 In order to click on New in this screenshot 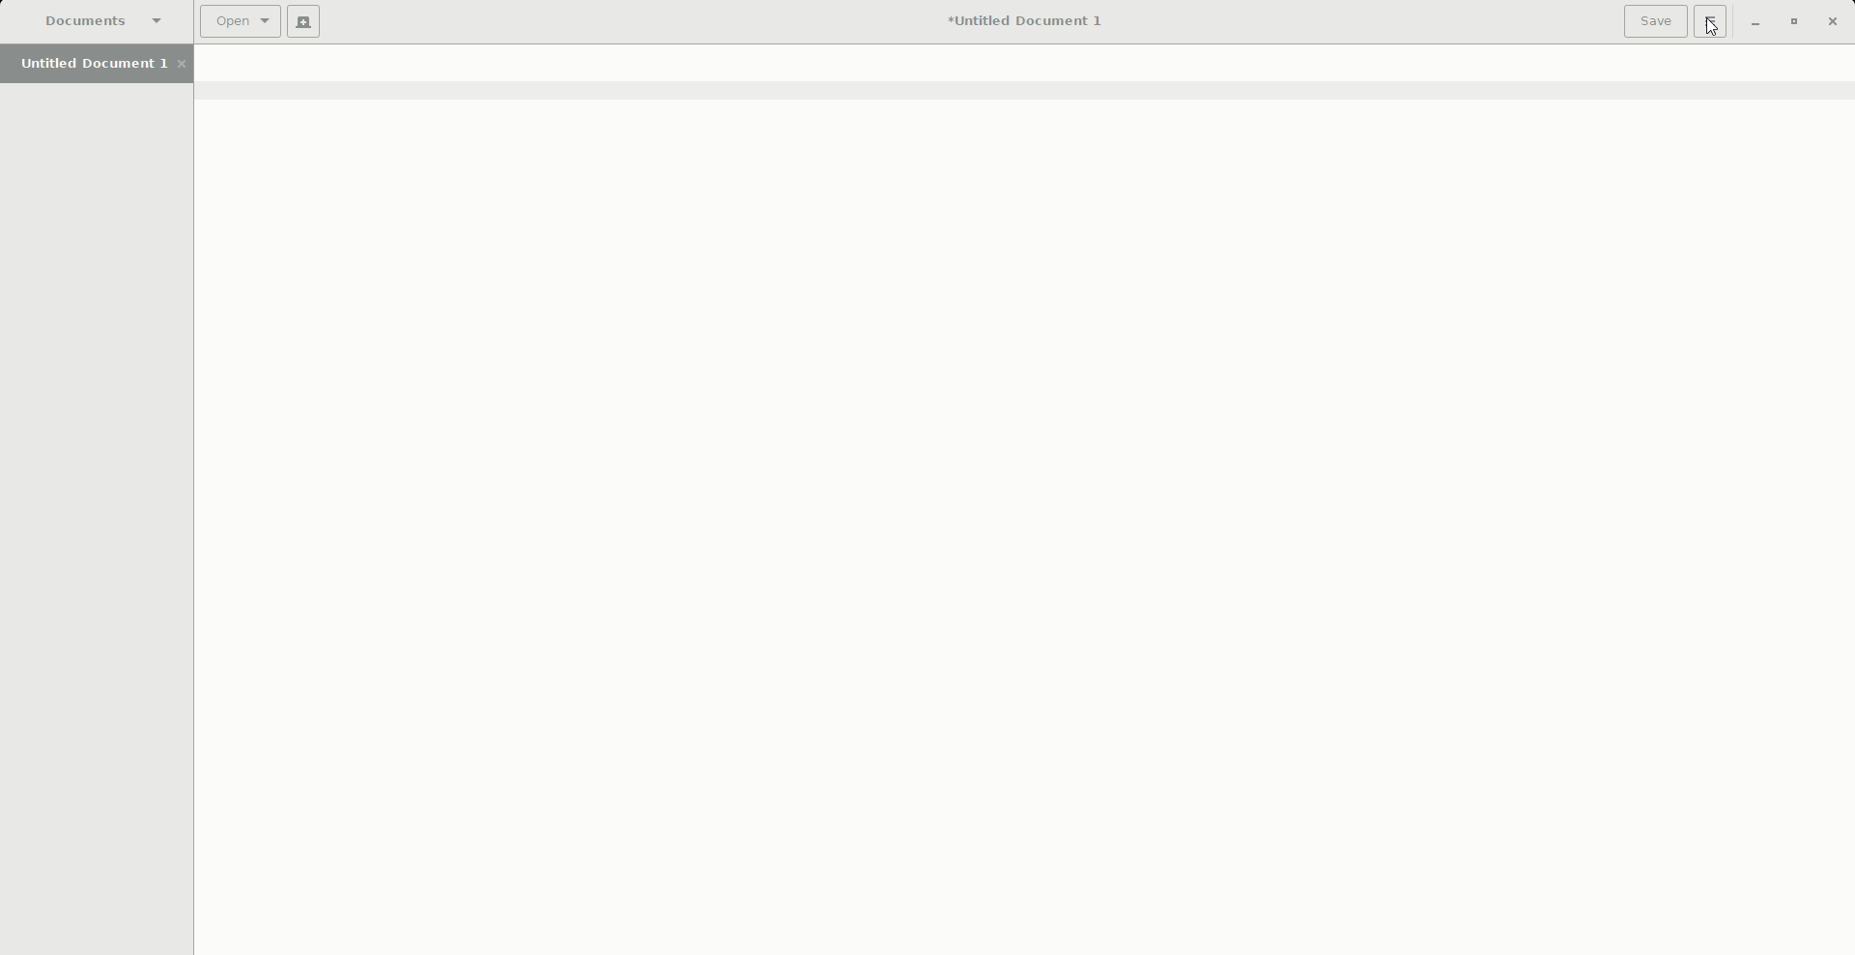, I will do `click(307, 23)`.